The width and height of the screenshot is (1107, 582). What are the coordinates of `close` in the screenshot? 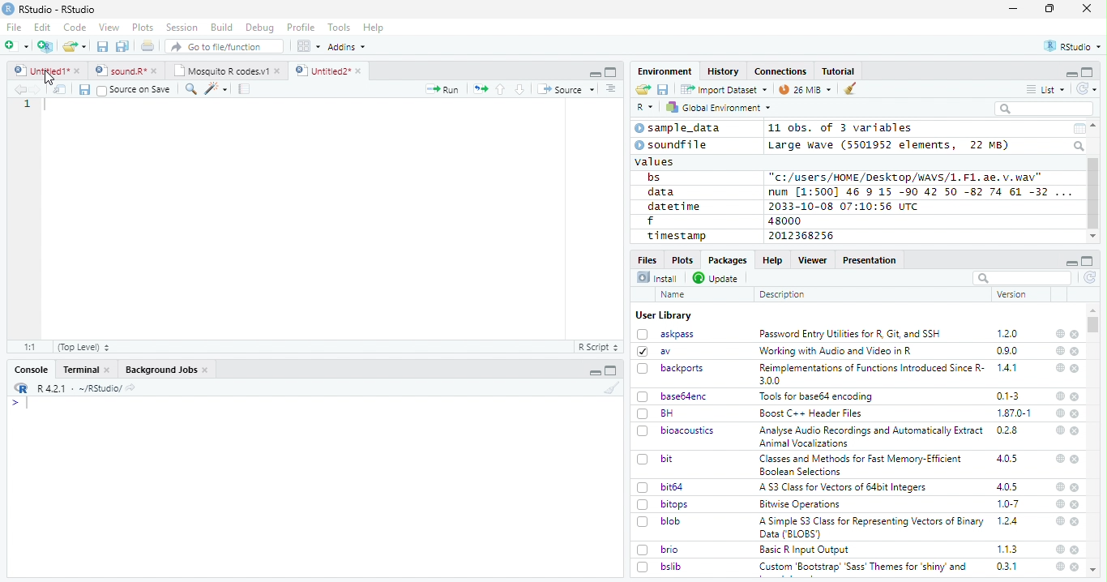 It's located at (1075, 396).